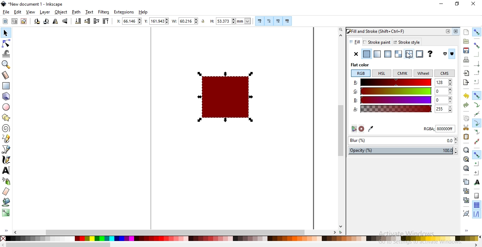 The width and height of the screenshot is (482, 247). What do you see at coordinates (466, 119) in the screenshot?
I see `copy selection to clipboard` at bounding box center [466, 119].